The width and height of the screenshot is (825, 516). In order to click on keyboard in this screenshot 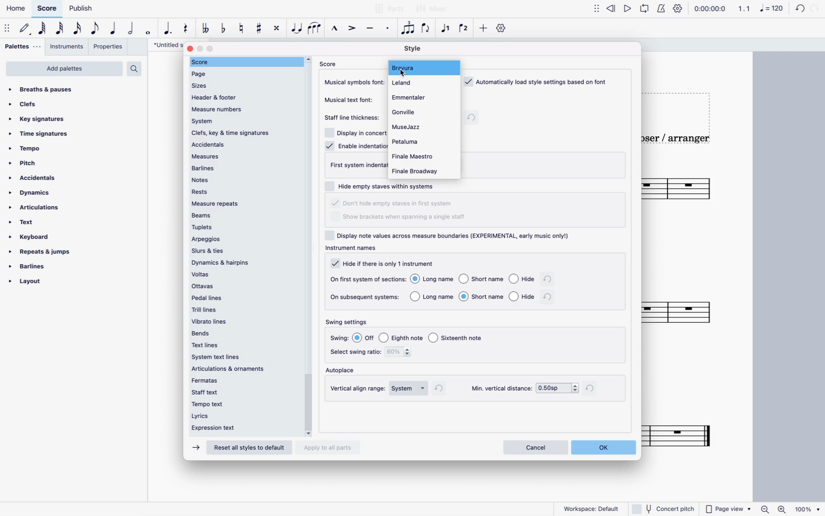, I will do `click(33, 237)`.